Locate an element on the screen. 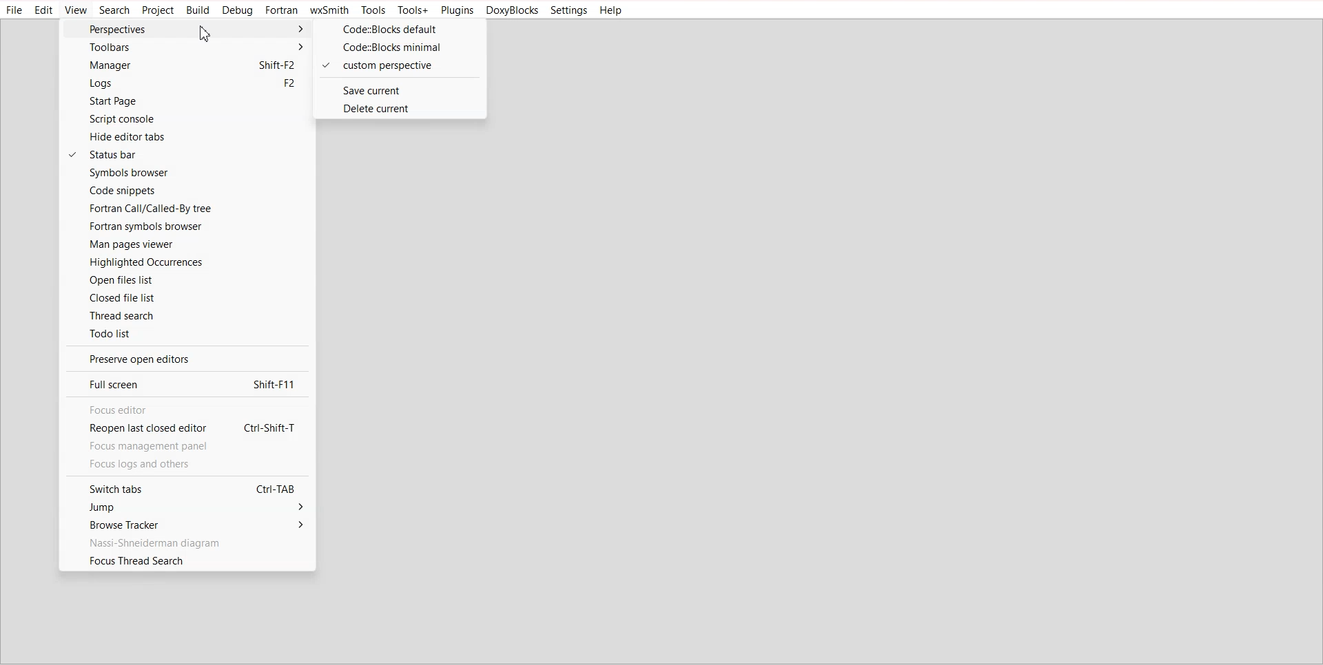 Image resolution: width=1323 pixels, height=665 pixels. Project is located at coordinates (158, 11).